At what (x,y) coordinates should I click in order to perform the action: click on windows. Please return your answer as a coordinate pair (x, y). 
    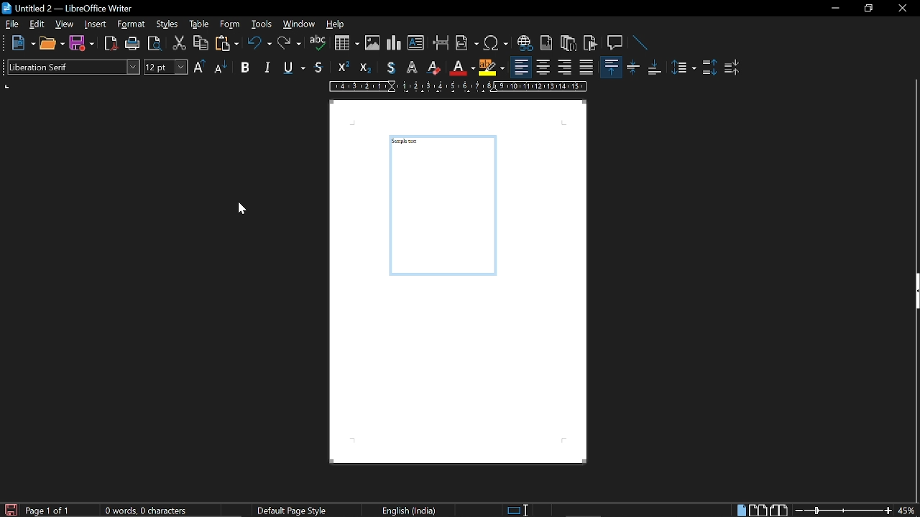
    Looking at the image, I should click on (299, 25).